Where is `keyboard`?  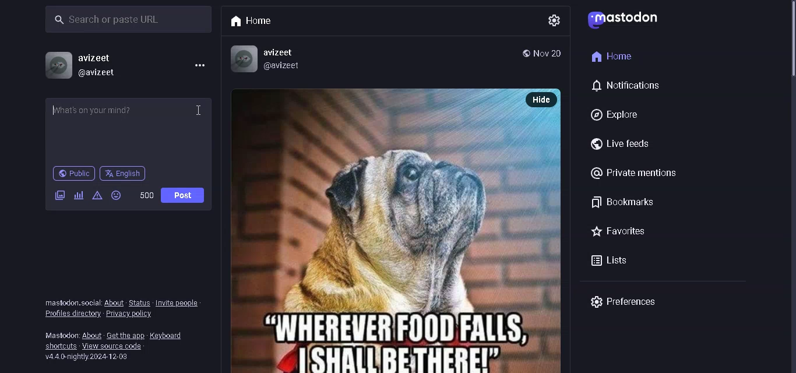 keyboard is located at coordinates (170, 336).